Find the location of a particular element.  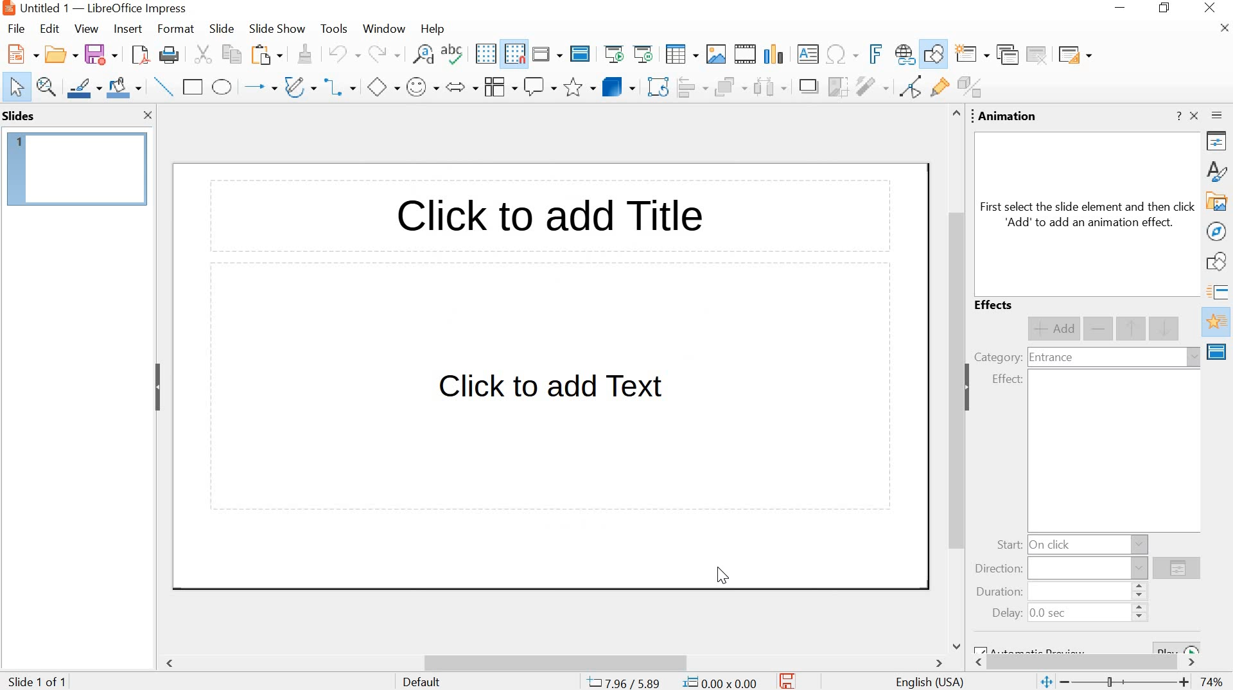

collapse is located at coordinates (972, 387).